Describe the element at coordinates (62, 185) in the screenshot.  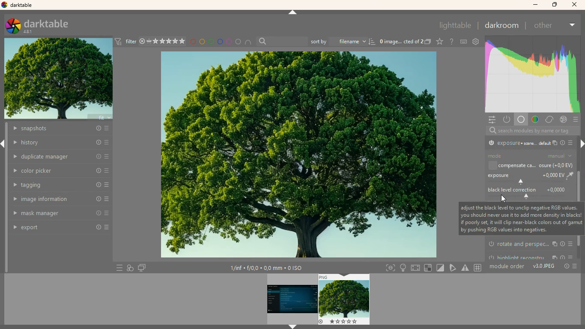
I see `tagging` at that location.